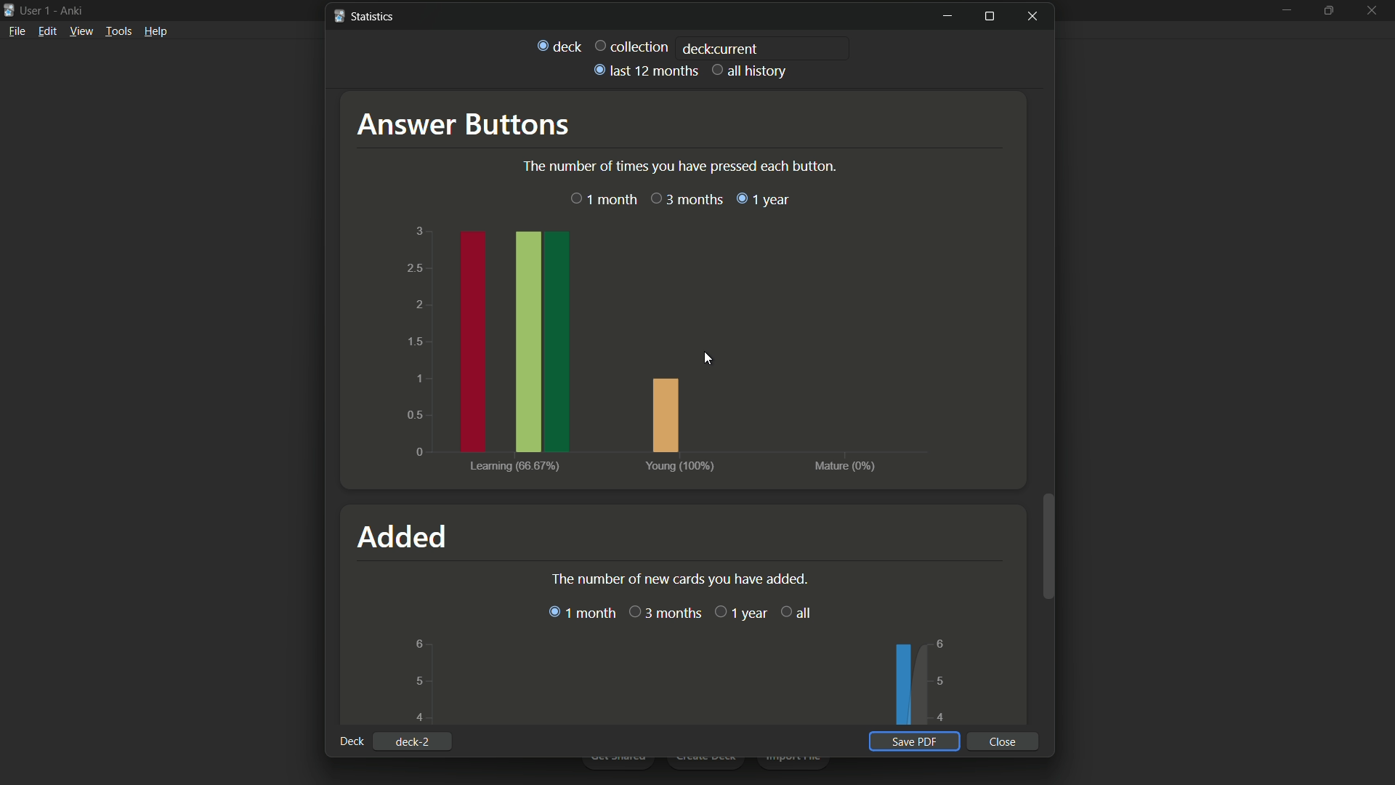  Describe the element at coordinates (720, 48) in the screenshot. I see `deck:current` at that location.